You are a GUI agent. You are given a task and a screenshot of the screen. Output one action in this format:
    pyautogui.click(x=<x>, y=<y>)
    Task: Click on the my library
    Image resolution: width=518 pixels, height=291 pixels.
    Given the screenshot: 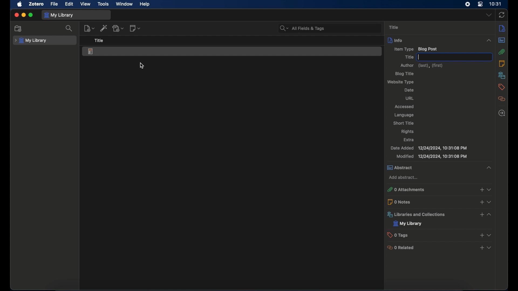 What is the action you would take?
    pyautogui.click(x=408, y=224)
    